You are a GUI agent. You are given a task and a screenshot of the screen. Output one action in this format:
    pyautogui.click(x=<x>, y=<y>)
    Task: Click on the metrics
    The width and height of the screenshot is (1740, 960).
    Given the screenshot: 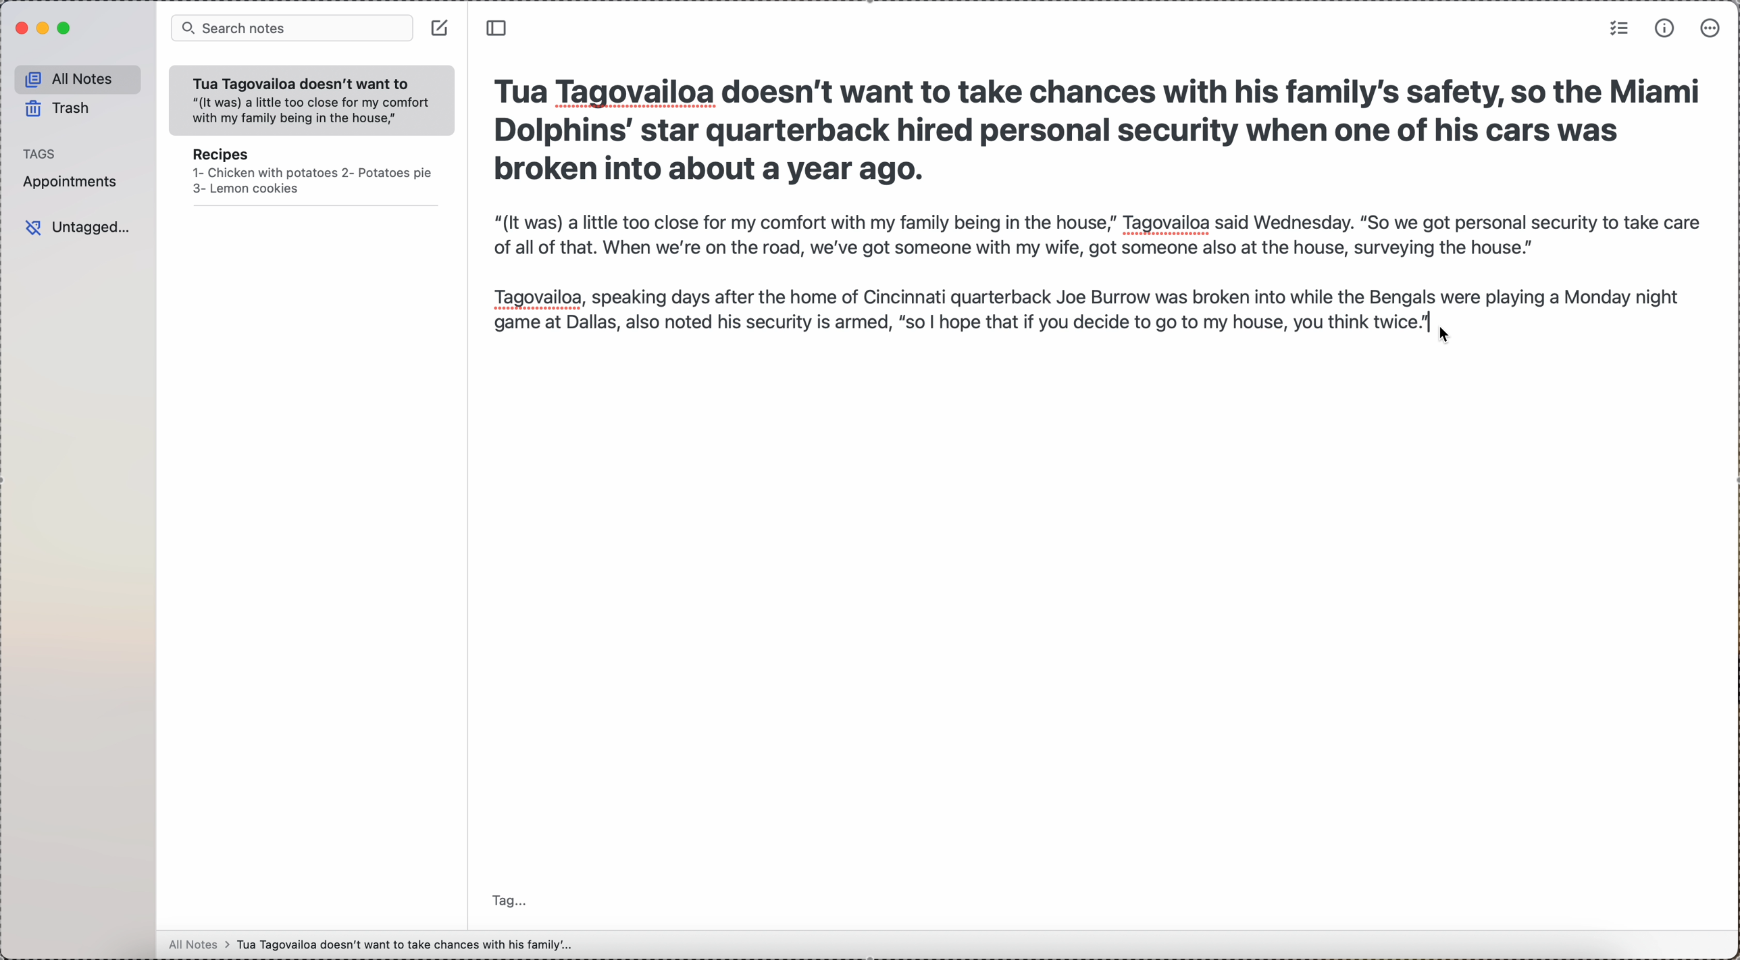 What is the action you would take?
    pyautogui.click(x=1665, y=28)
    